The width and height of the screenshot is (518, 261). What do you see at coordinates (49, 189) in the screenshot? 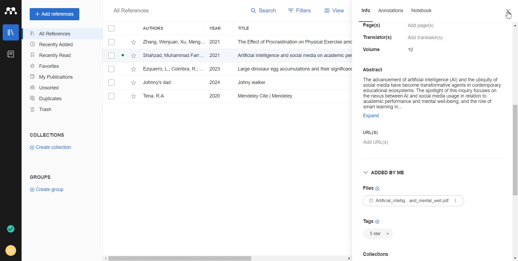
I see `Create Group` at bounding box center [49, 189].